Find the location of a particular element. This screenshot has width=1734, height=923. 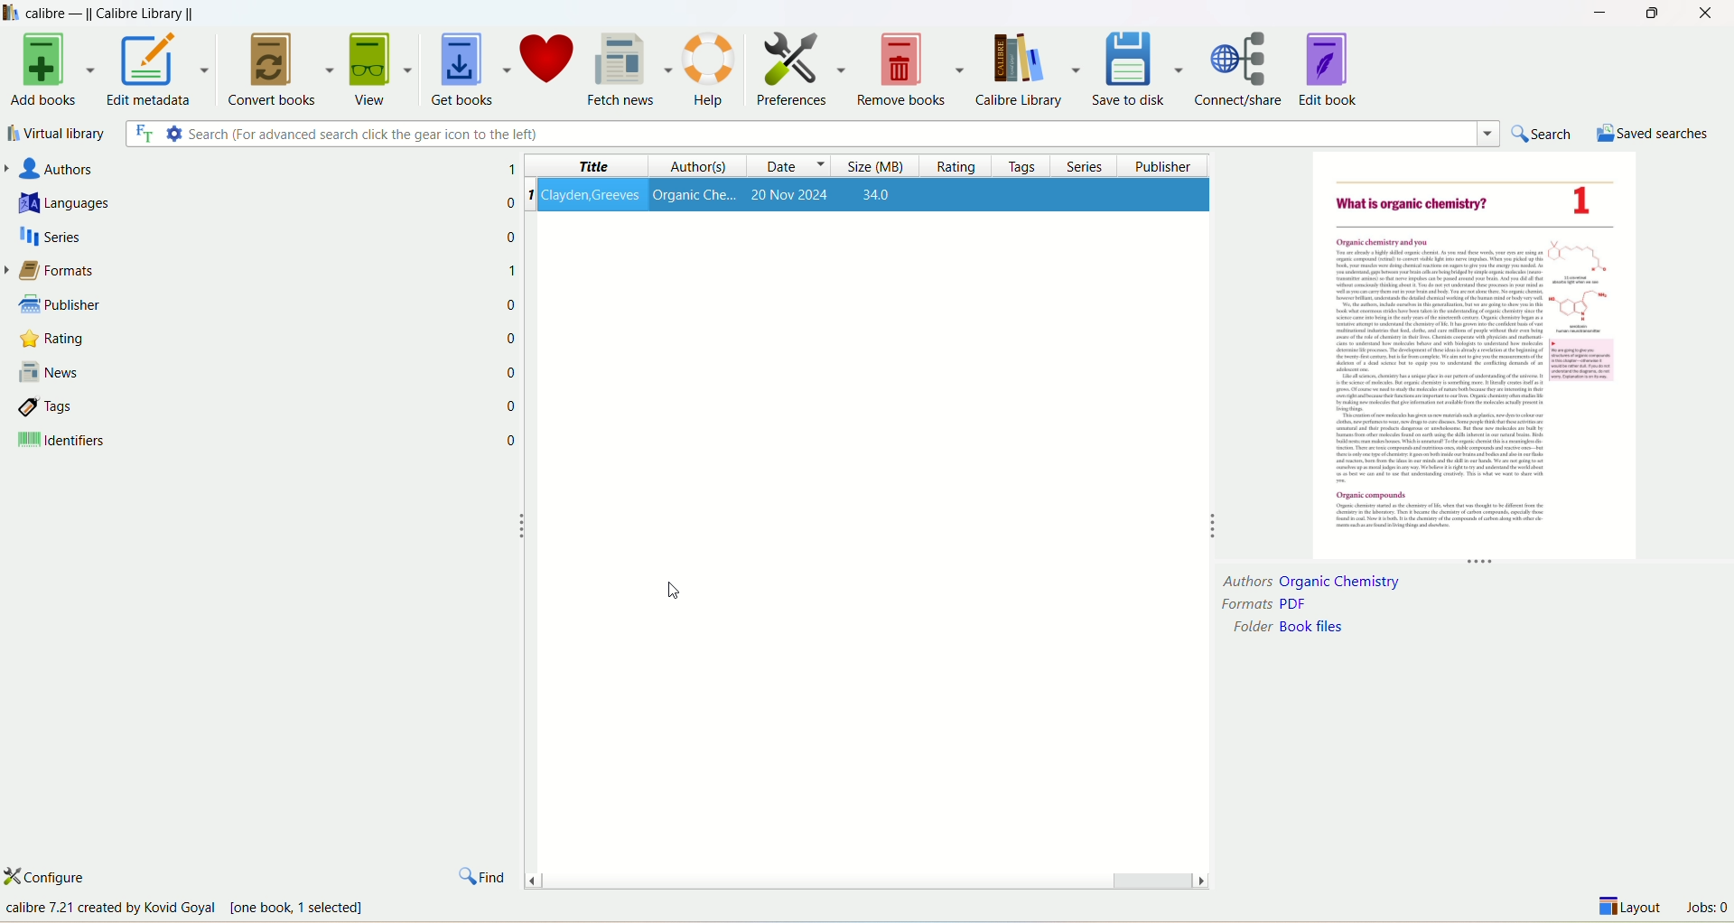

saved searches is located at coordinates (1654, 132).